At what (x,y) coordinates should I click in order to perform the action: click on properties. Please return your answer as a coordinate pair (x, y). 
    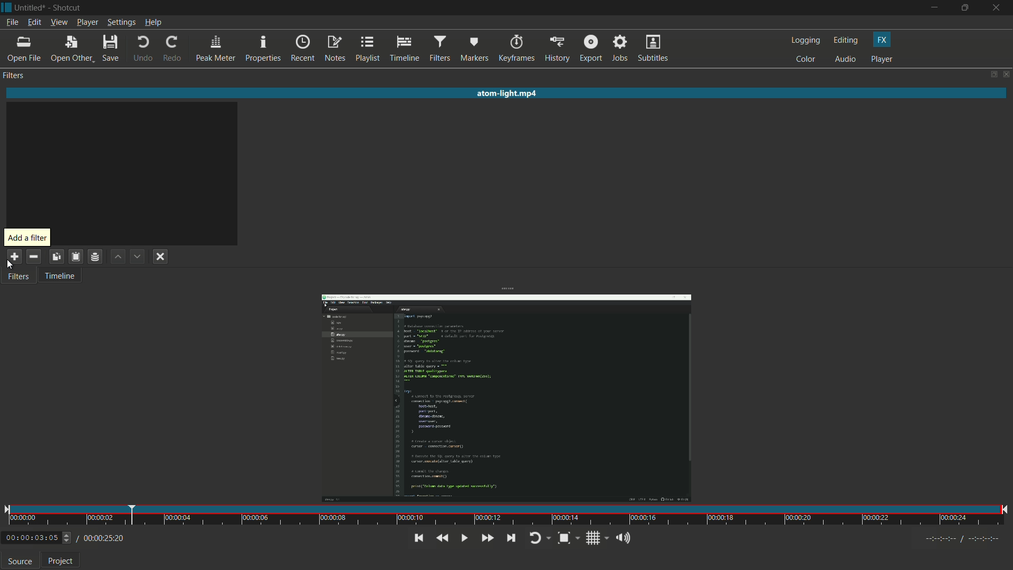
    Looking at the image, I should click on (264, 49).